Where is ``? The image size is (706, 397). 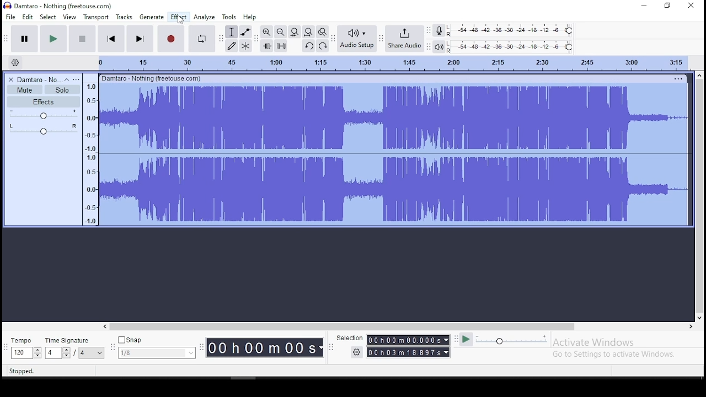
 is located at coordinates (255, 37).